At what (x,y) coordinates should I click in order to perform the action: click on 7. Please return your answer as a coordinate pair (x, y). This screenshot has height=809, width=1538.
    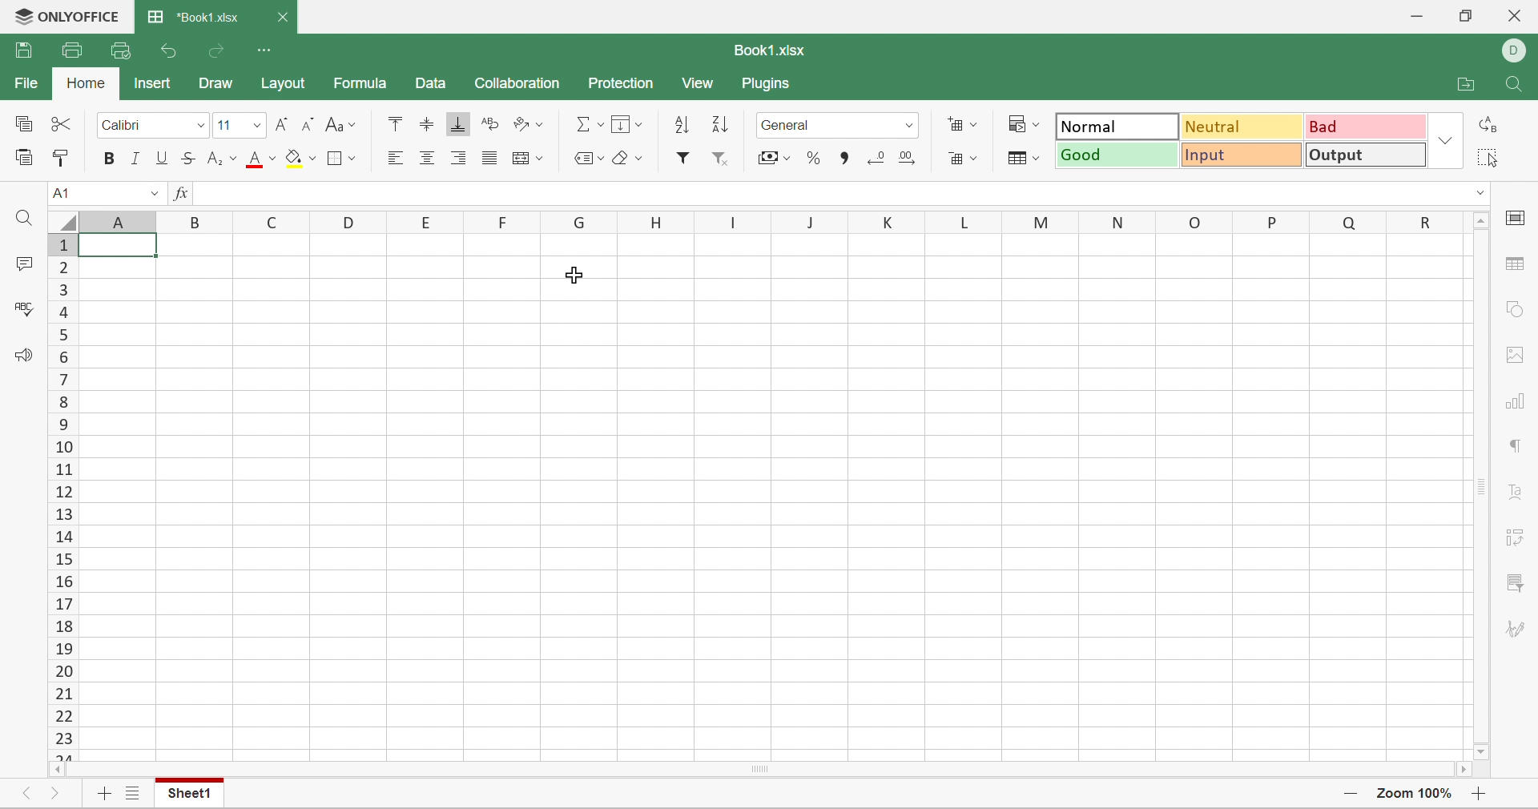
    Looking at the image, I should click on (61, 379).